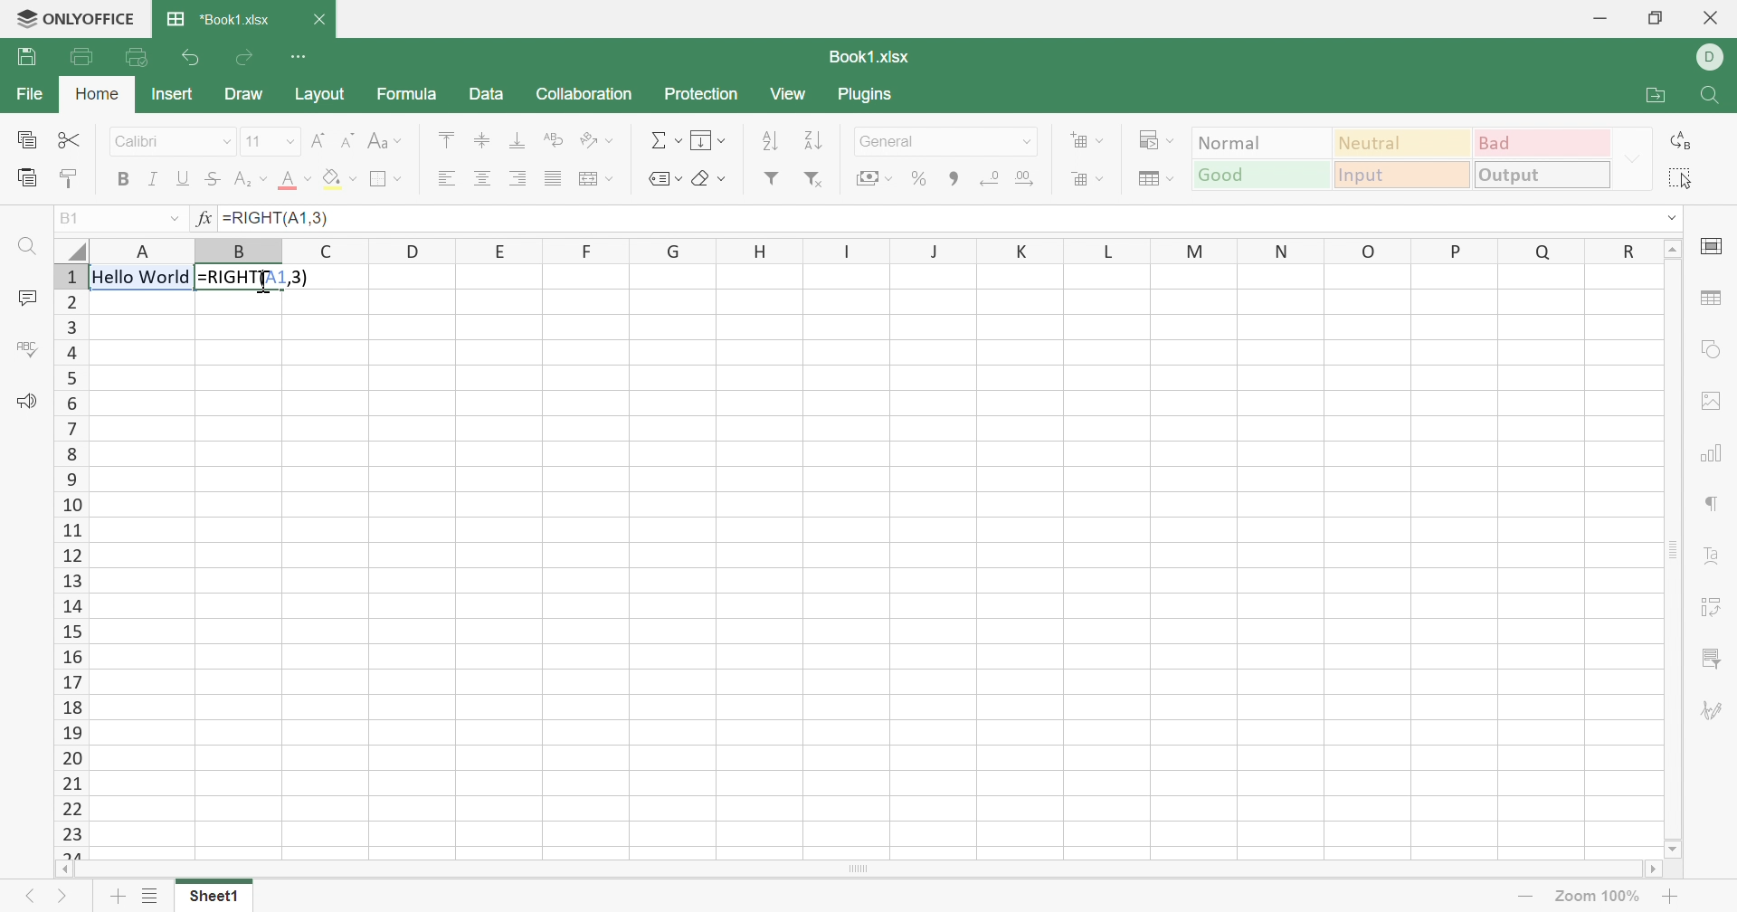 This screenshot has width=1737, height=912. Describe the element at coordinates (277, 217) in the screenshot. I see `=RIGHT(A1,3)` at that location.